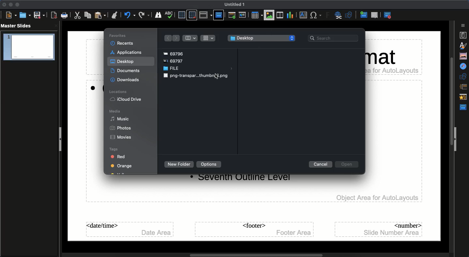 This screenshot has width=469, height=257. Describe the element at coordinates (450, 135) in the screenshot. I see `Scroll` at that location.